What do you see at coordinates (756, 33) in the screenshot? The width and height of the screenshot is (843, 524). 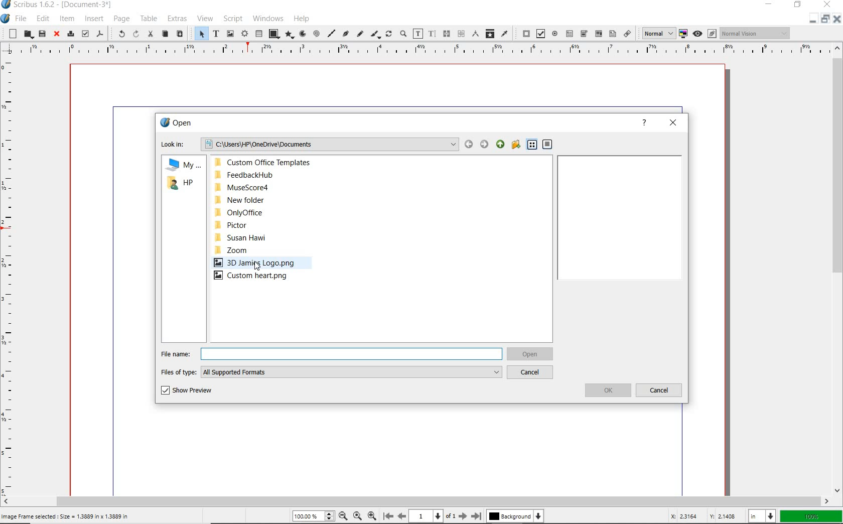 I see `visual appearance of display` at bounding box center [756, 33].